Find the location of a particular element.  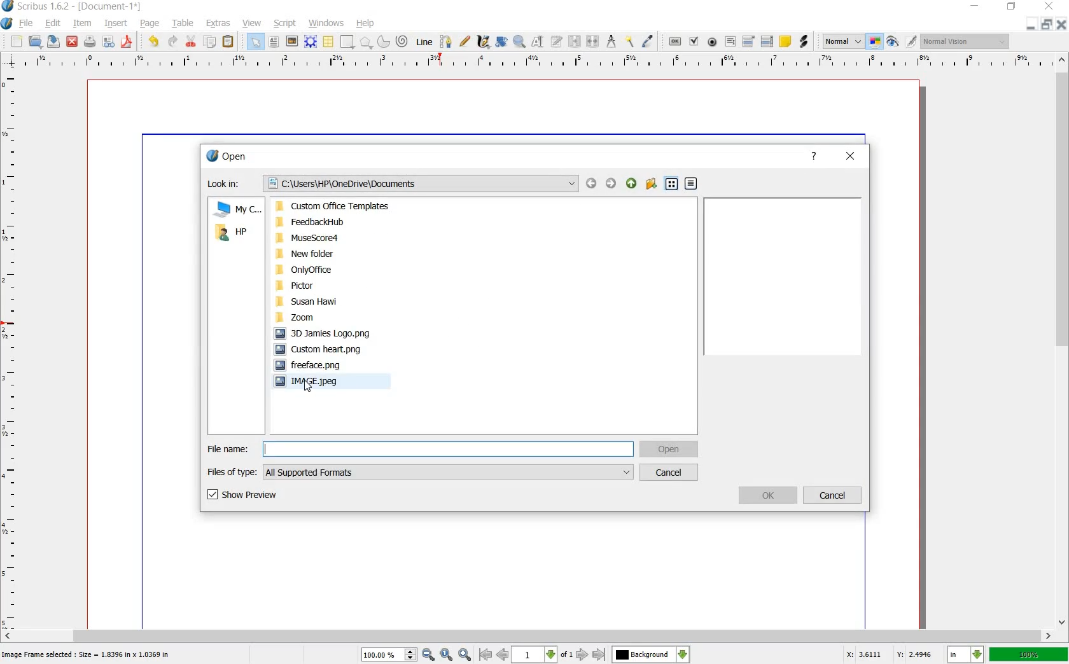

copy item properties is located at coordinates (629, 41).